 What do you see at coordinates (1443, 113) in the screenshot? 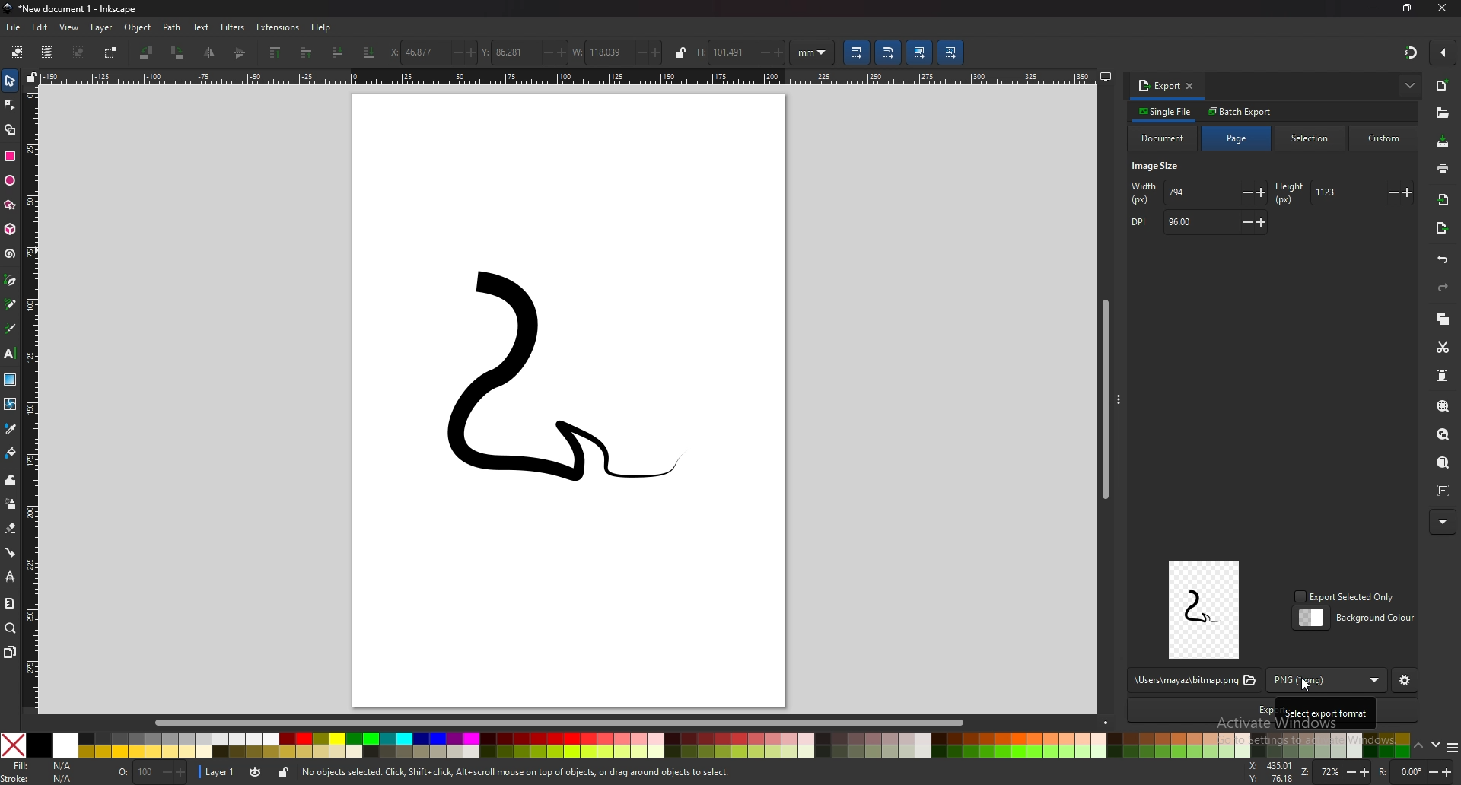
I see `open` at bounding box center [1443, 113].